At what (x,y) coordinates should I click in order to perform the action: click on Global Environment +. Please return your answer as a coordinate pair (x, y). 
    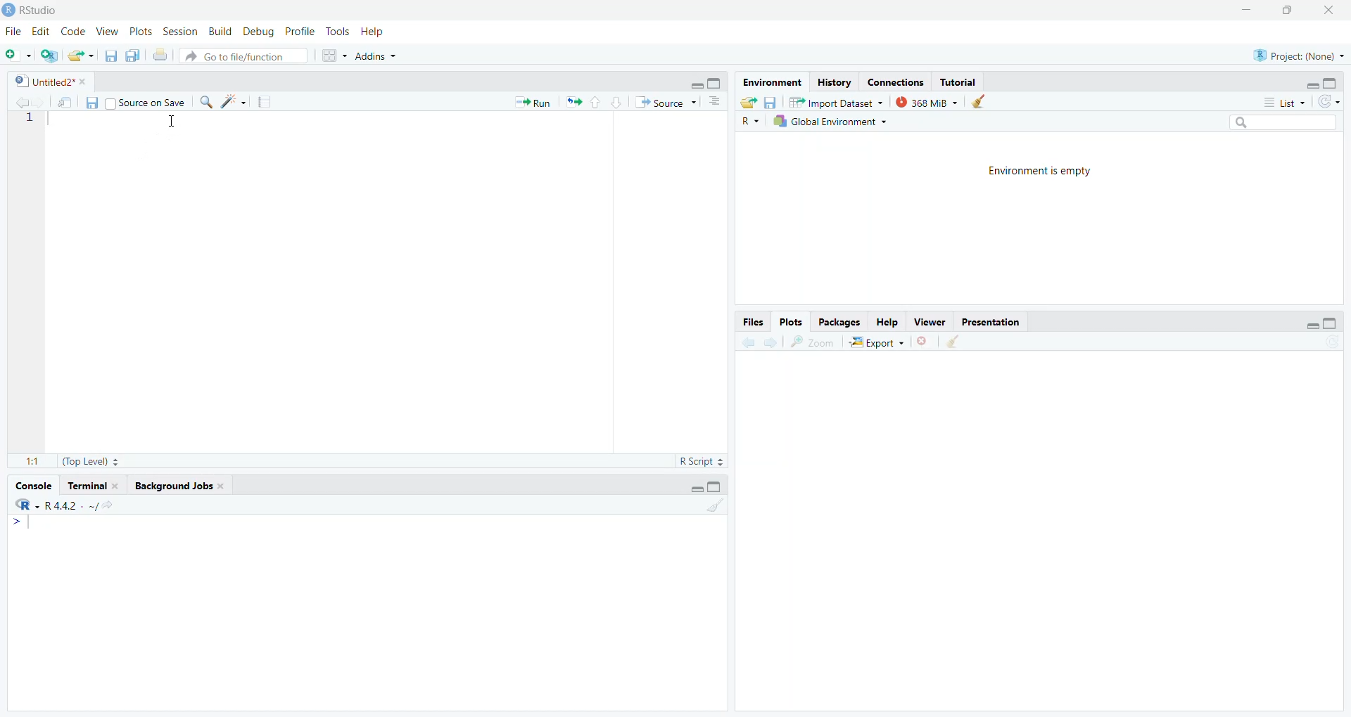
    Looking at the image, I should click on (830, 122).